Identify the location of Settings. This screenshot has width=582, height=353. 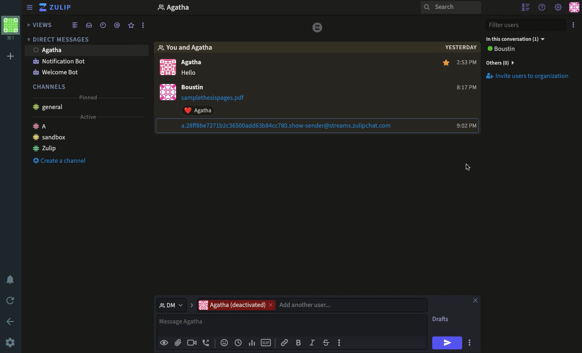
(11, 343).